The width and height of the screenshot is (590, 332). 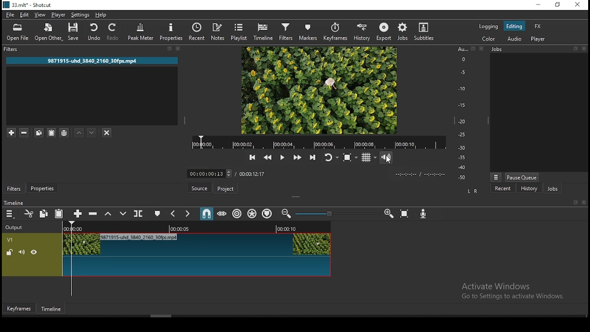 What do you see at coordinates (170, 31) in the screenshot?
I see `properties` at bounding box center [170, 31].